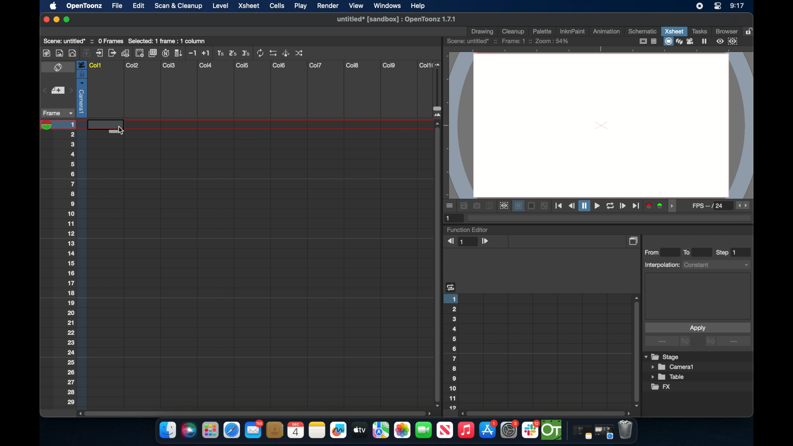  I want to click on preview, so click(728, 41).